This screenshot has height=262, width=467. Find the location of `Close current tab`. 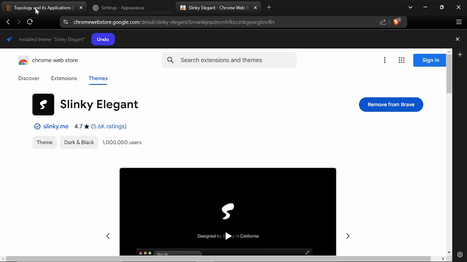

Close current tab is located at coordinates (255, 8).